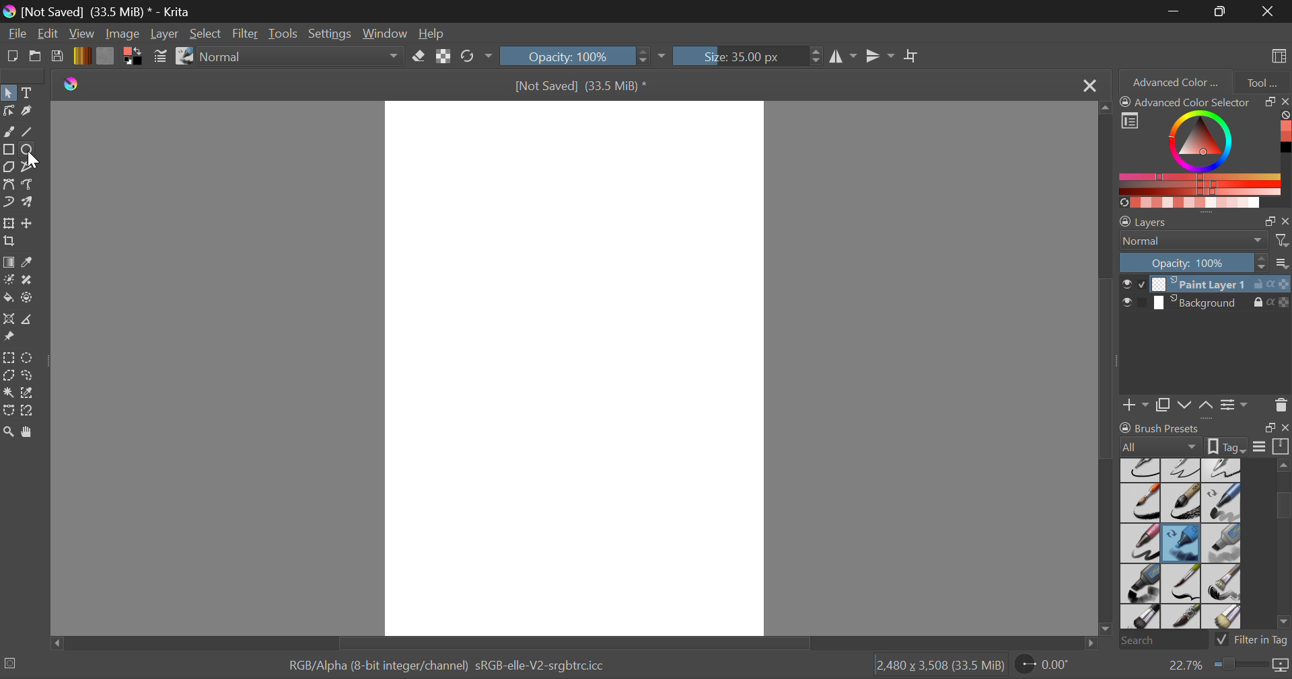  What do you see at coordinates (8, 411) in the screenshot?
I see `Bezier Curve Selection` at bounding box center [8, 411].